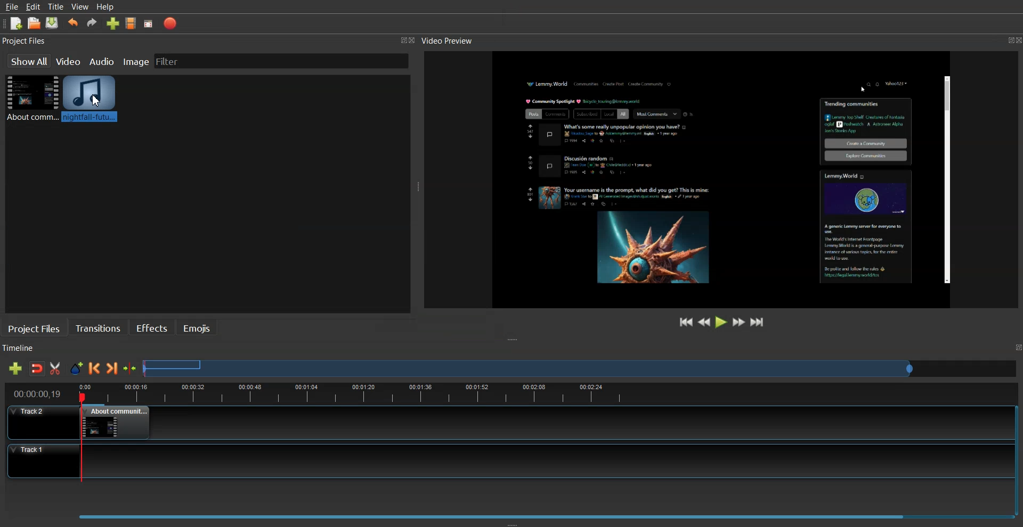  Describe the element at coordinates (28, 61) in the screenshot. I see `Show all` at that location.